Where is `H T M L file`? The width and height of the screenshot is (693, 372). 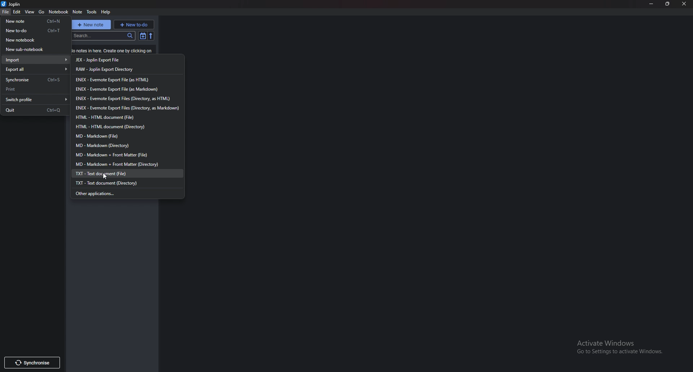 H T M L file is located at coordinates (109, 117).